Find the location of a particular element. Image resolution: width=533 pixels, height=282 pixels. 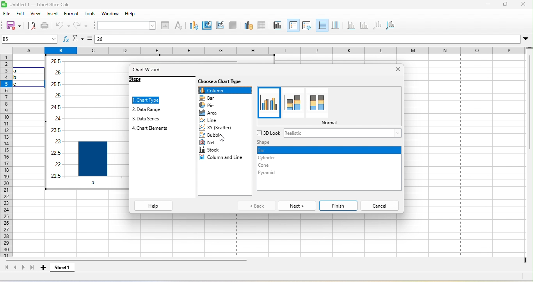

data range is located at coordinates (248, 25).